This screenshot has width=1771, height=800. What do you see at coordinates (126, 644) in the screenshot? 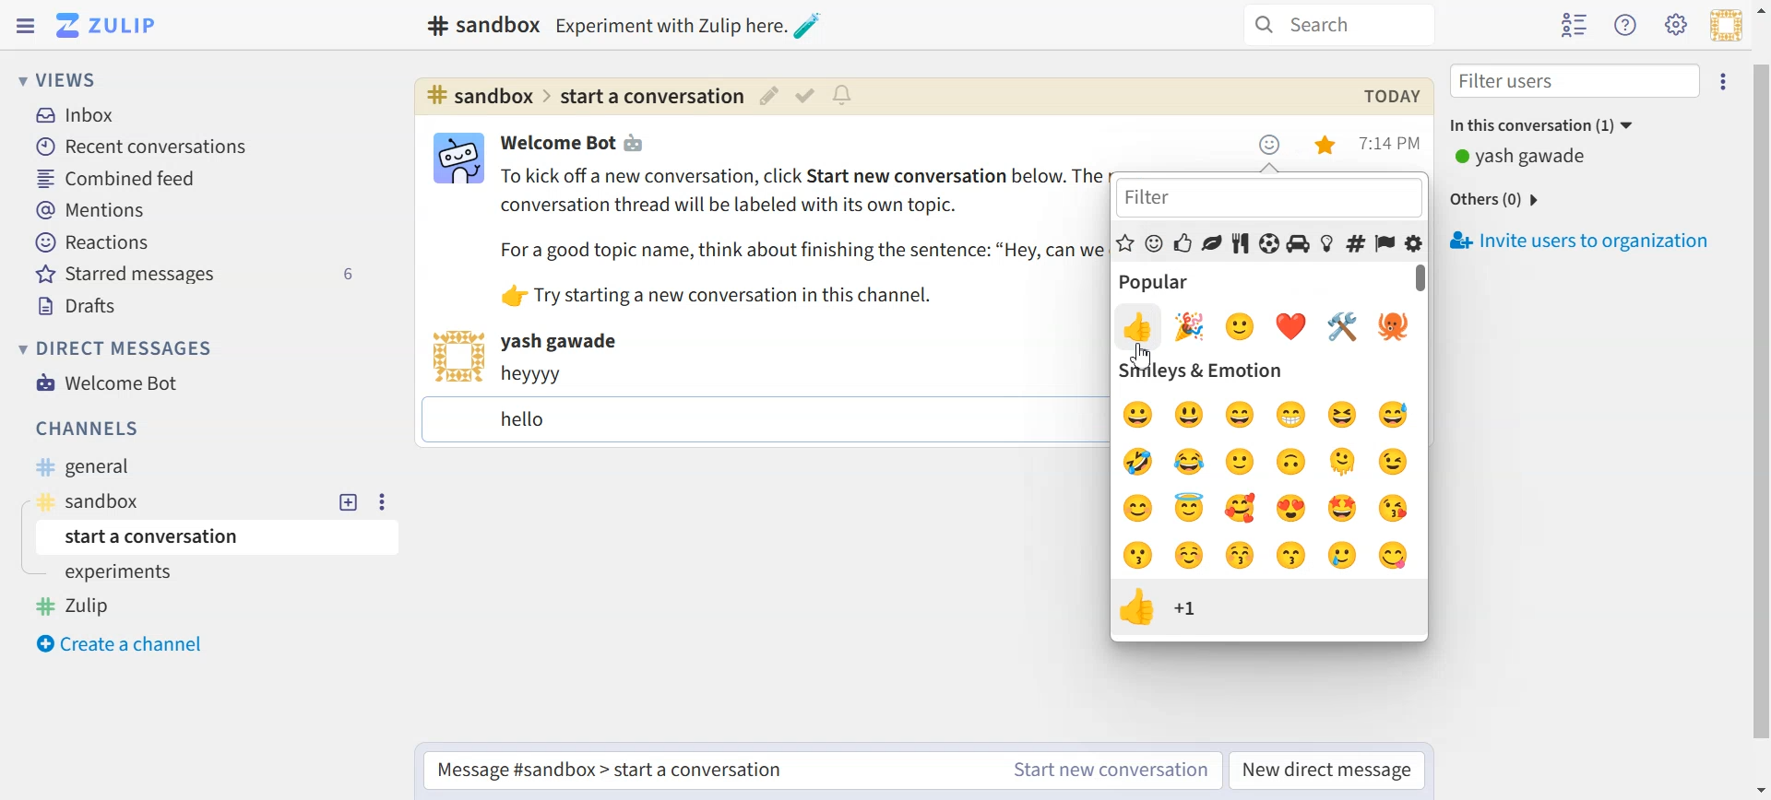
I see `Create a channel` at bounding box center [126, 644].